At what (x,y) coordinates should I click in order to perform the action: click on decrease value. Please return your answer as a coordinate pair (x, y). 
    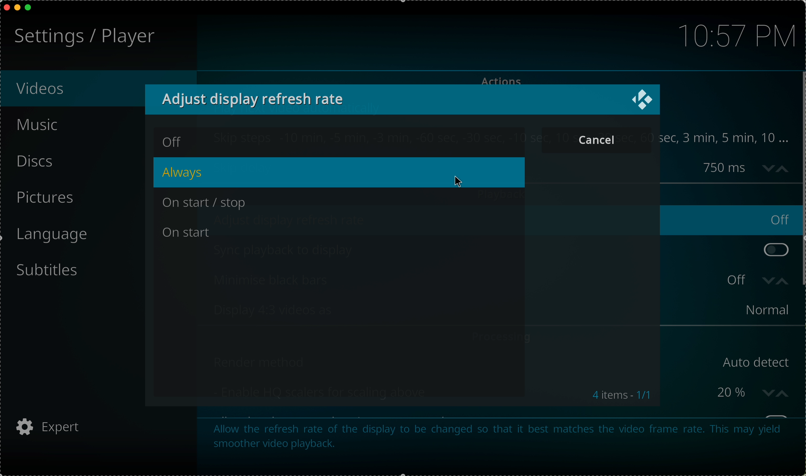
    Looking at the image, I should click on (769, 392).